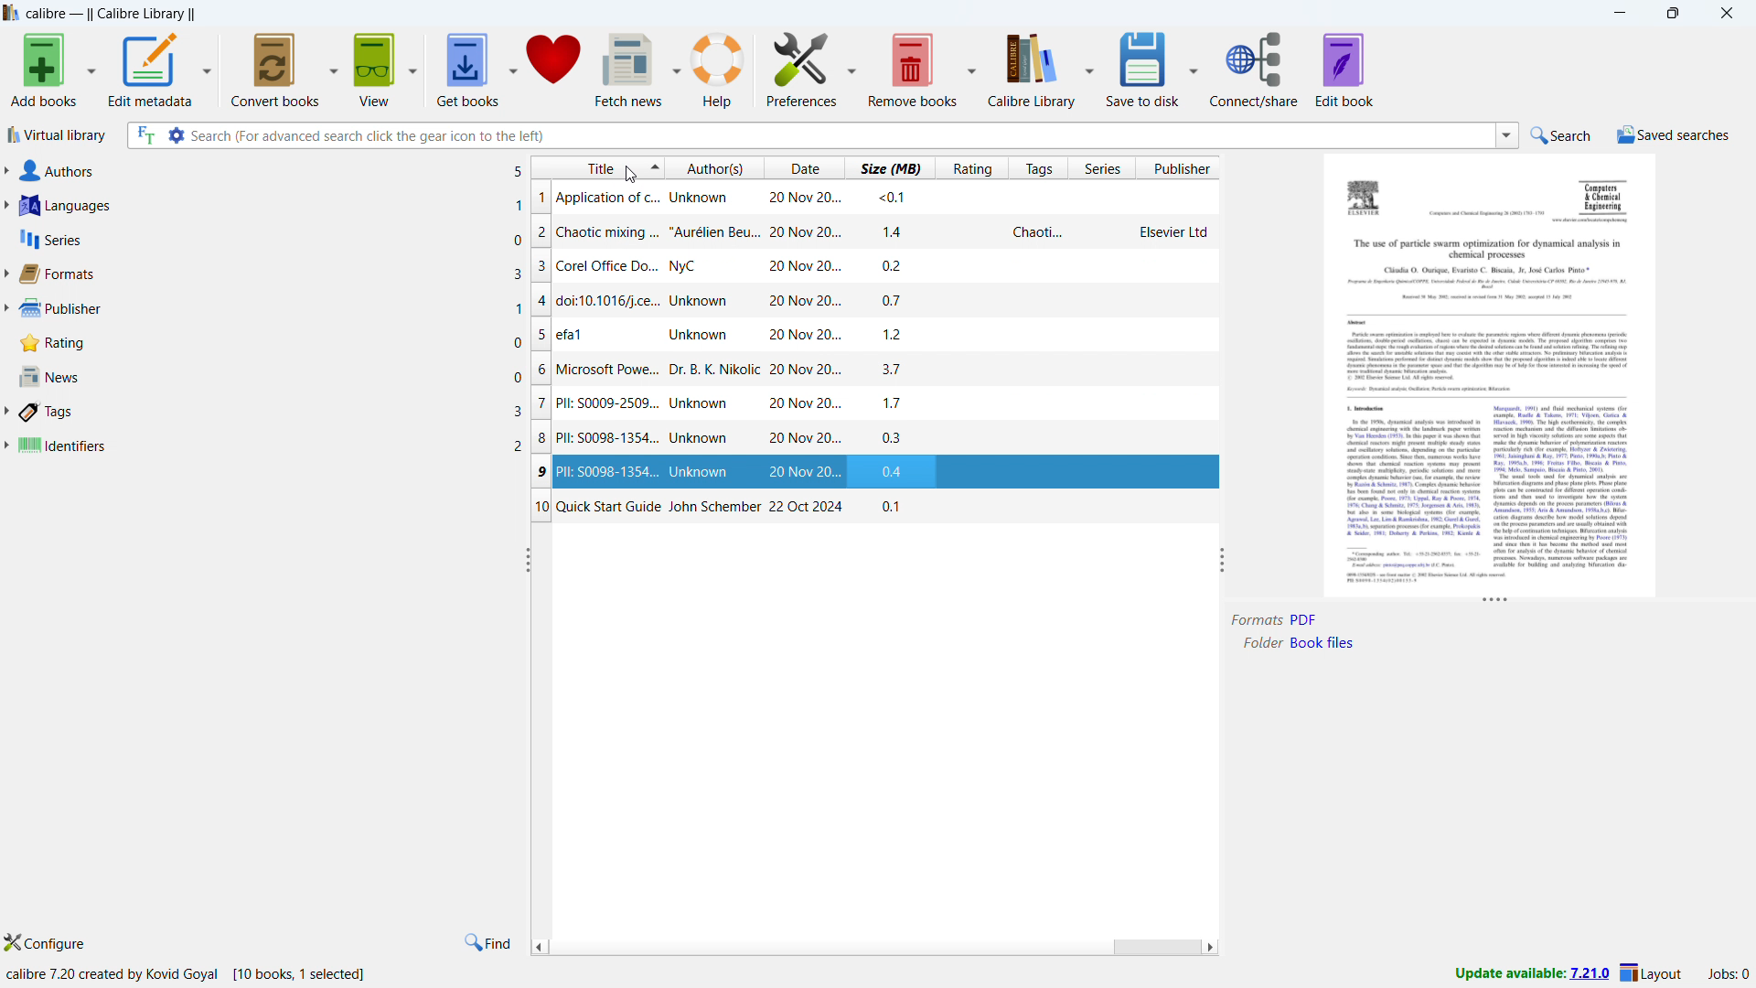  I want to click on logo, so click(11, 13).